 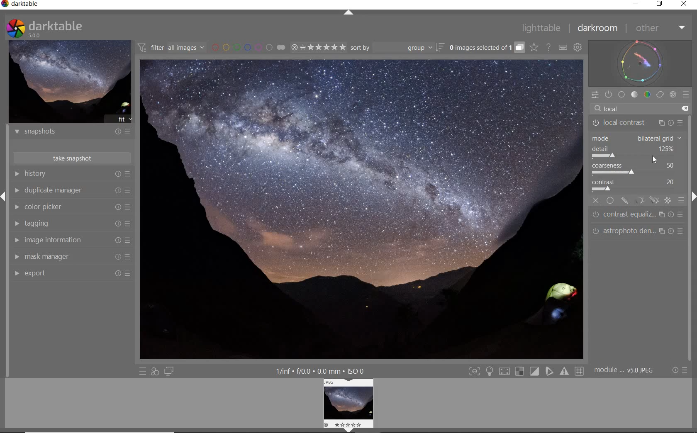 I want to click on Presets and preferences, so click(x=129, y=189).